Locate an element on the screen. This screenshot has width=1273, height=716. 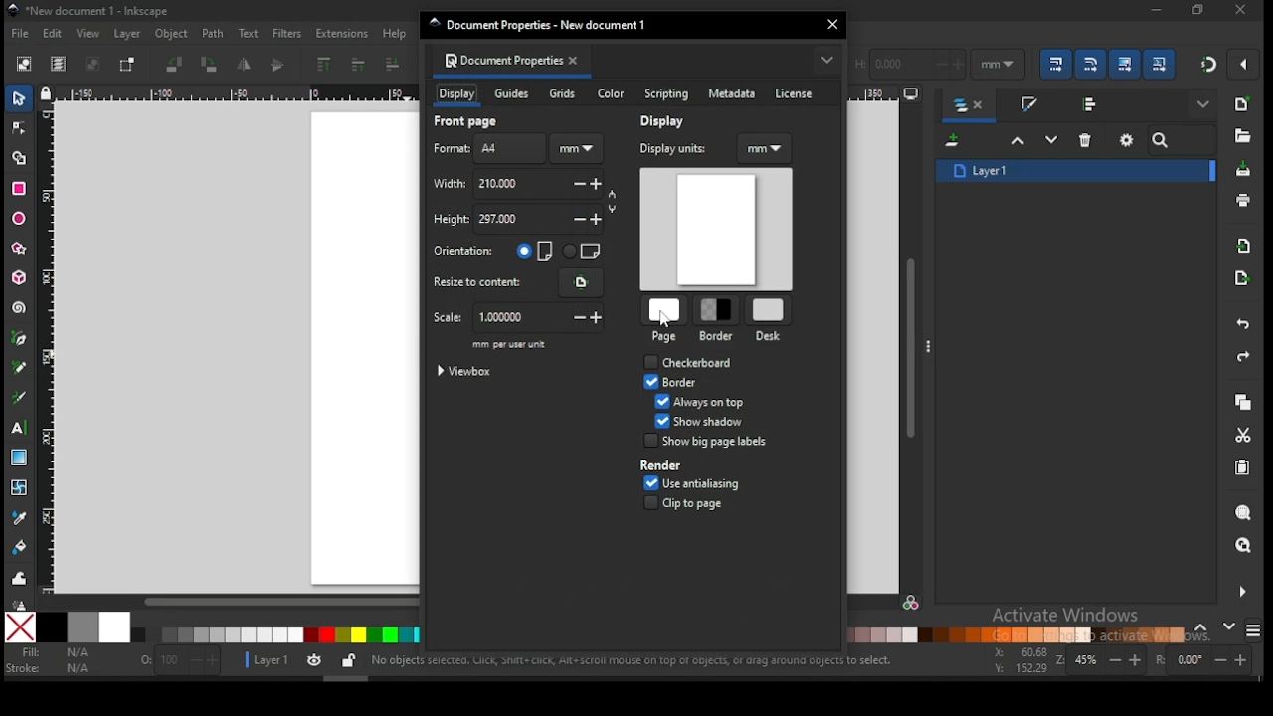
new layer is located at coordinates (955, 142).